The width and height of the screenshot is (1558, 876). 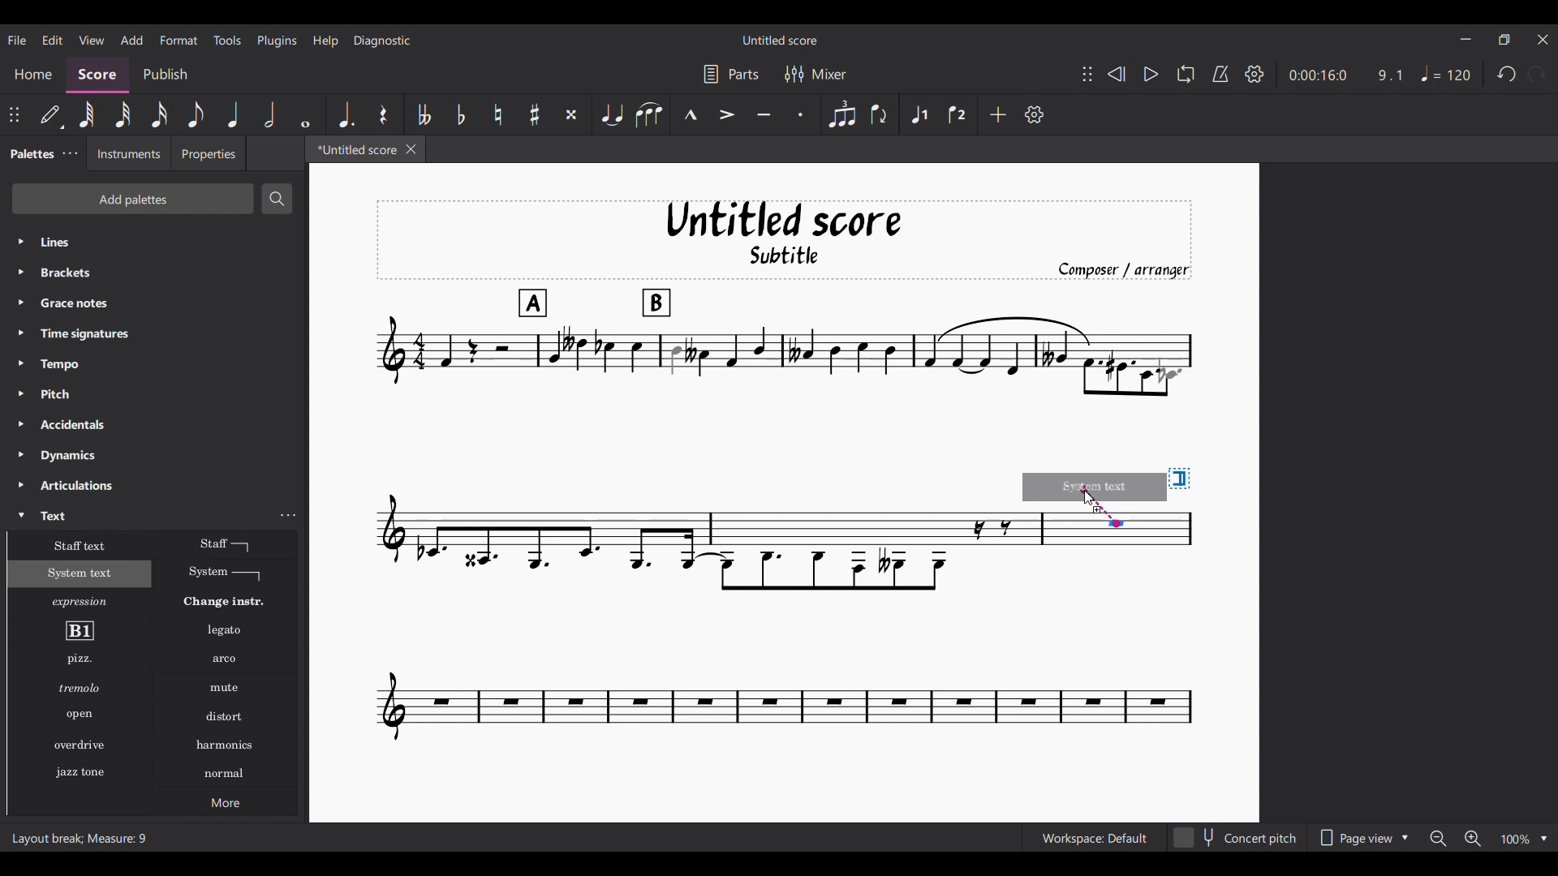 What do you see at coordinates (1115, 517) in the screenshot?
I see `Indicates point of contact` at bounding box center [1115, 517].